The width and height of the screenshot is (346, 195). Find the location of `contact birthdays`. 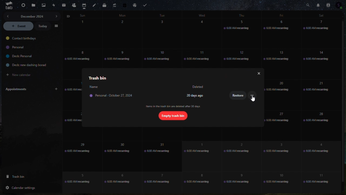

contact birthdays is located at coordinates (22, 39).